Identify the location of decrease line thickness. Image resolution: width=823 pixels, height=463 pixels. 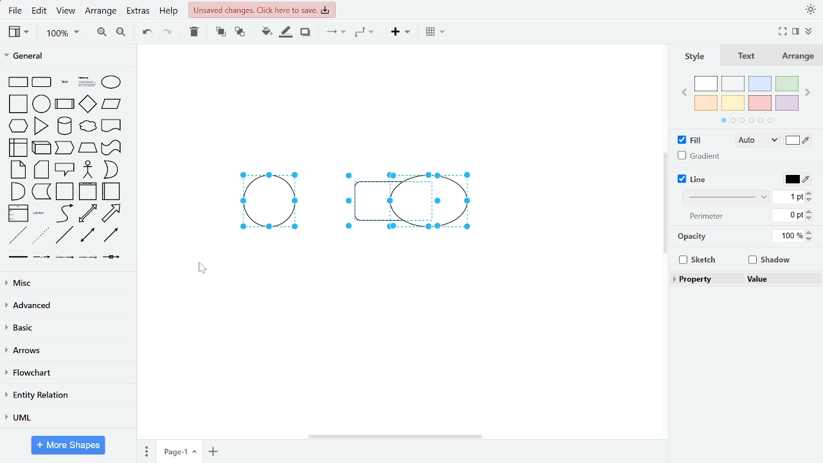
(809, 200).